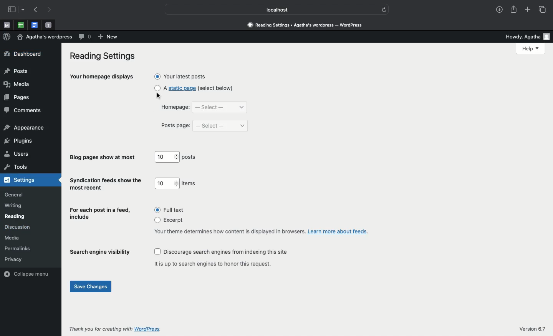  I want to click on Full text, so click(169, 210).